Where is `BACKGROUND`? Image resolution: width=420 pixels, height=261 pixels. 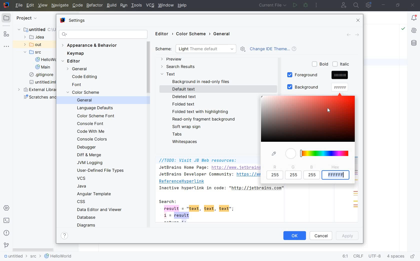 BACKGROUND is located at coordinates (311, 87).